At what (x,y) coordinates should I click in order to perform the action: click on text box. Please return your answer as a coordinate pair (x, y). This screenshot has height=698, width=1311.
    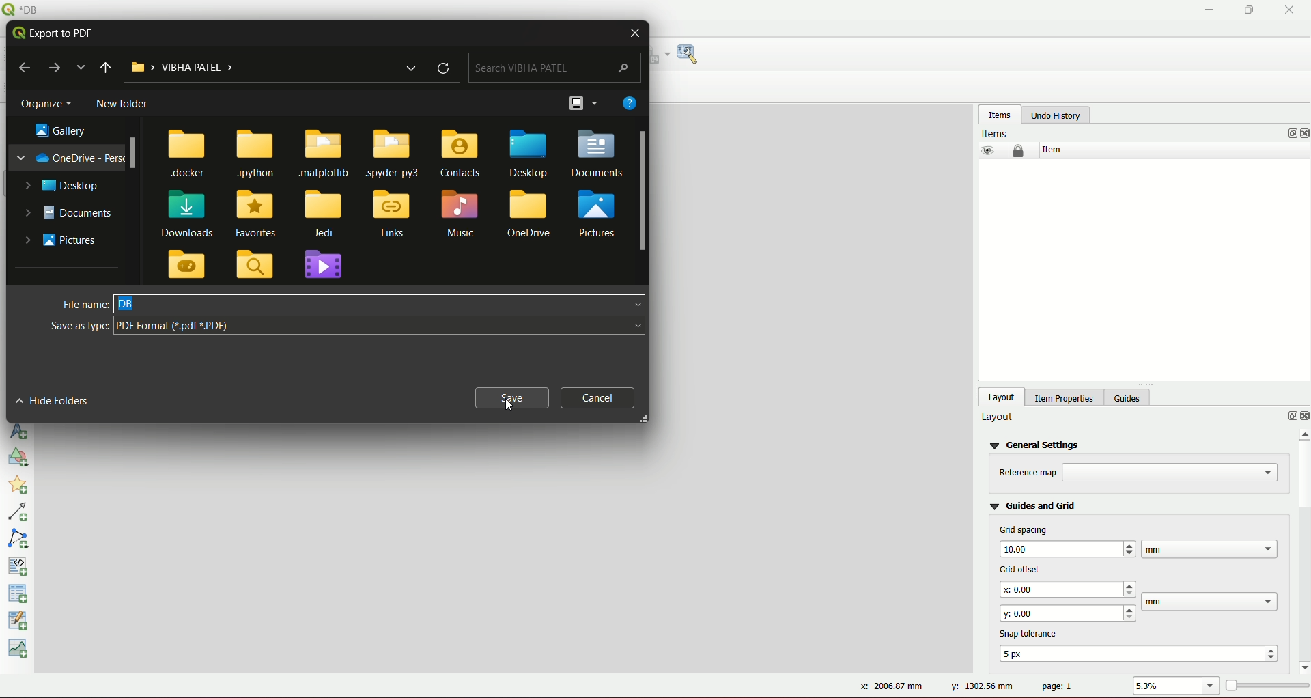
    Looking at the image, I should click on (381, 326).